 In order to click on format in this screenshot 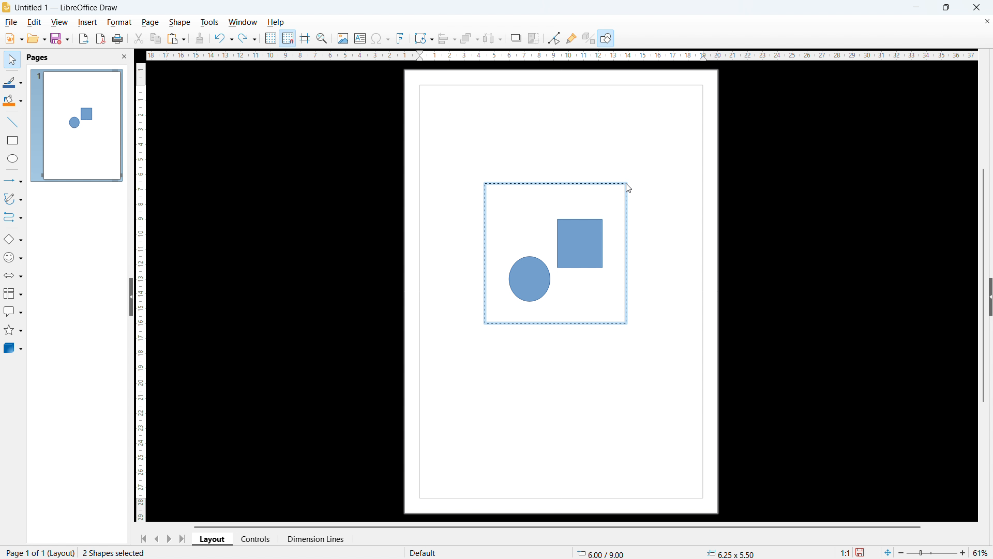, I will do `click(119, 23)`.